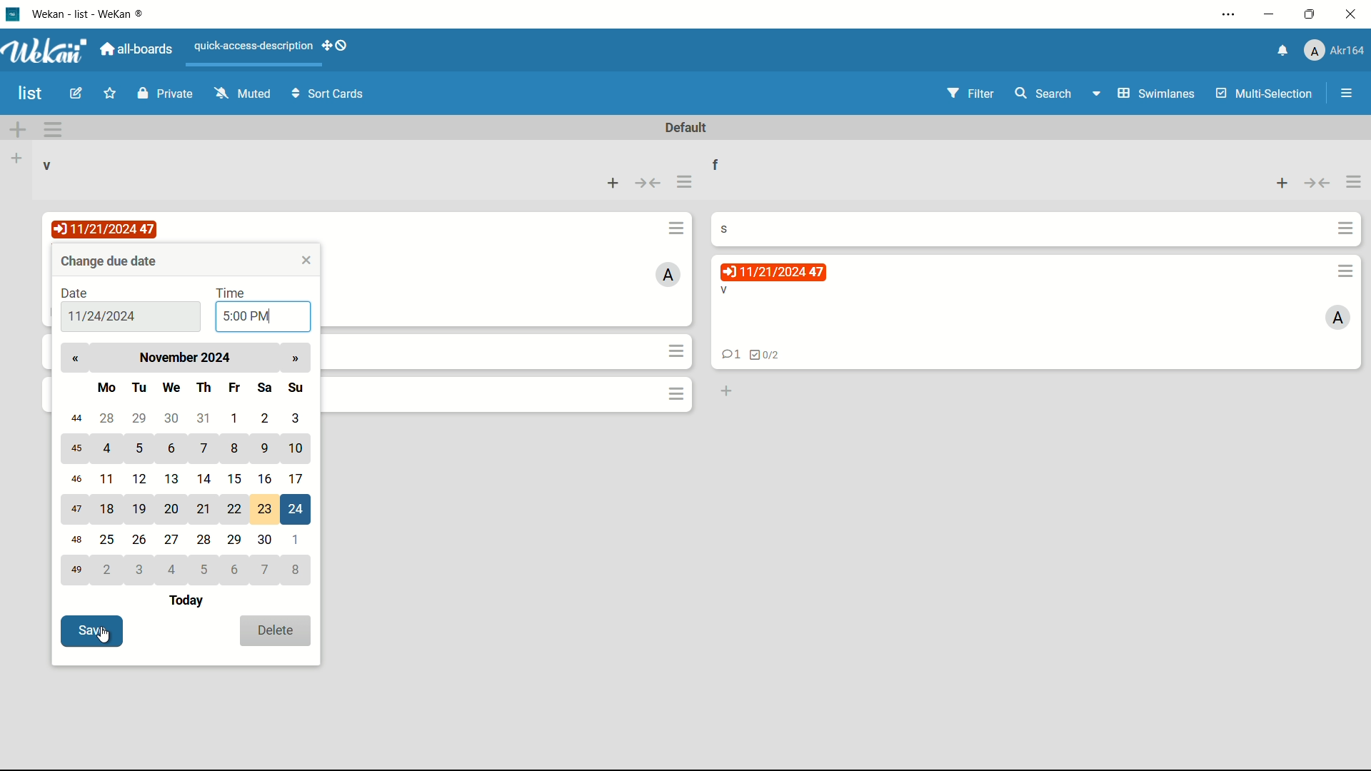 Image resolution: width=1371 pixels, height=771 pixels. What do you see at coordinates (110, 480) in the screenshot?
I see `11` at bounding box center [110, 480].